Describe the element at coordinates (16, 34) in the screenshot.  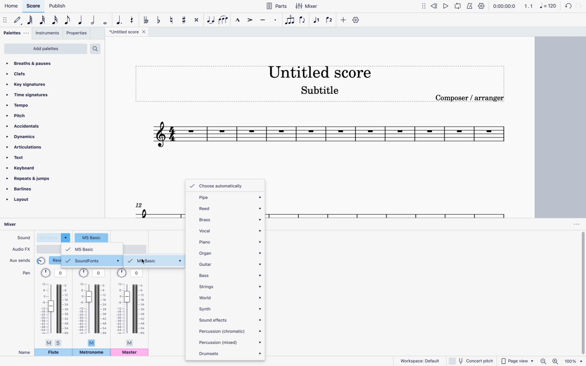
I see `palettes` at that location.